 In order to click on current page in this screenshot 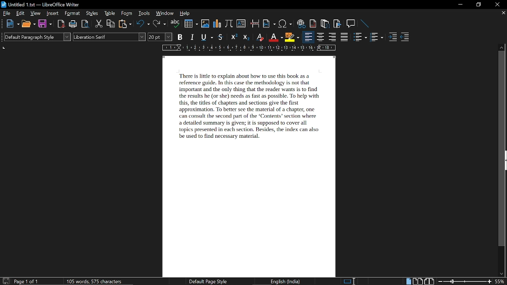, I will do `click(26, 281)`.